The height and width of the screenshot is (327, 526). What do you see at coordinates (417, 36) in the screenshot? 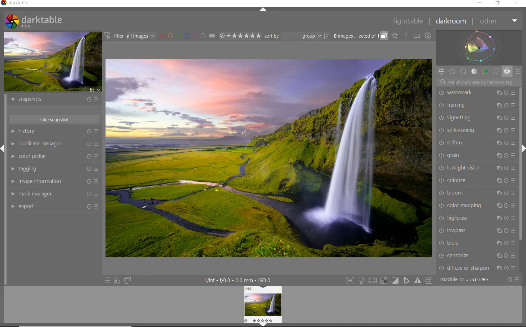
I see `SET KEYBOARD SHORTCUTS` at bounding box center [417, 36].